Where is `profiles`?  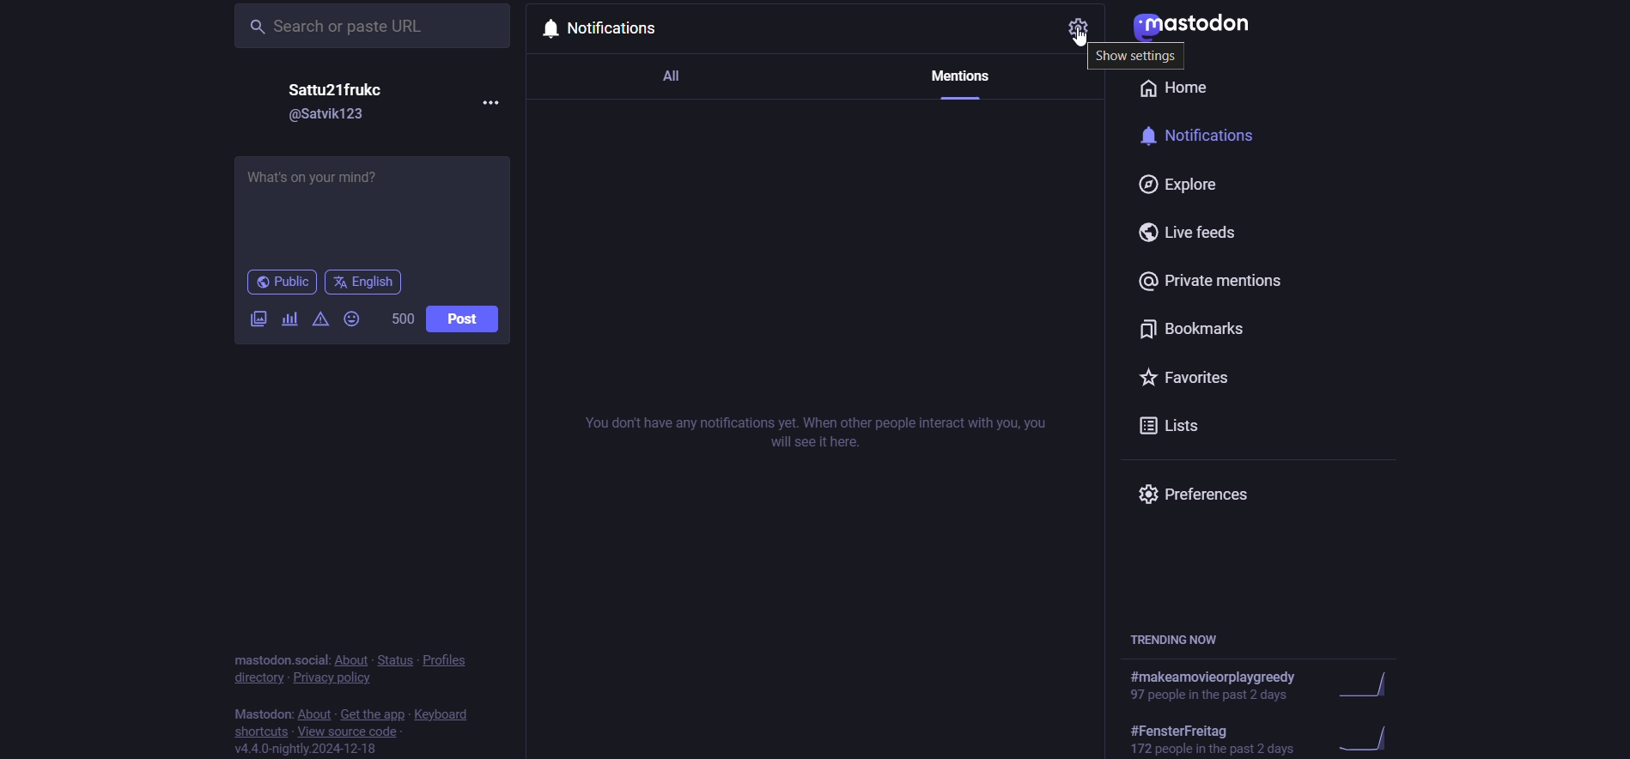
profiles is located at coordinates (449, 659).